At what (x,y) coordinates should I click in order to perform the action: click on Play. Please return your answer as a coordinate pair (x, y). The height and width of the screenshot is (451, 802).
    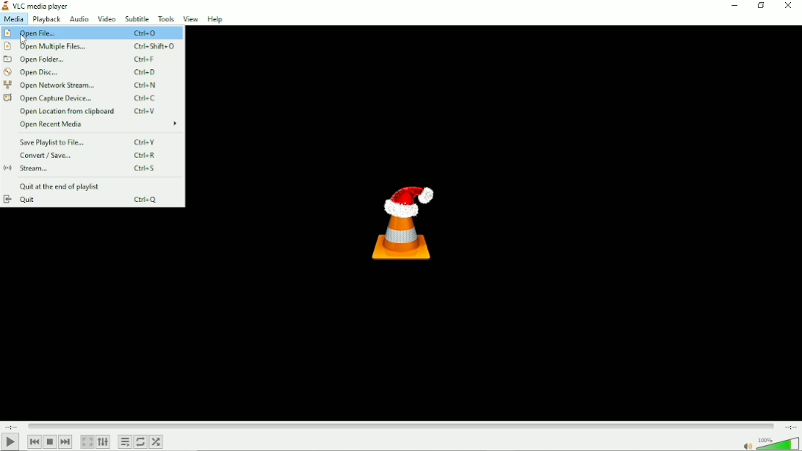
    Looking at the image, I should click on (11, 442).